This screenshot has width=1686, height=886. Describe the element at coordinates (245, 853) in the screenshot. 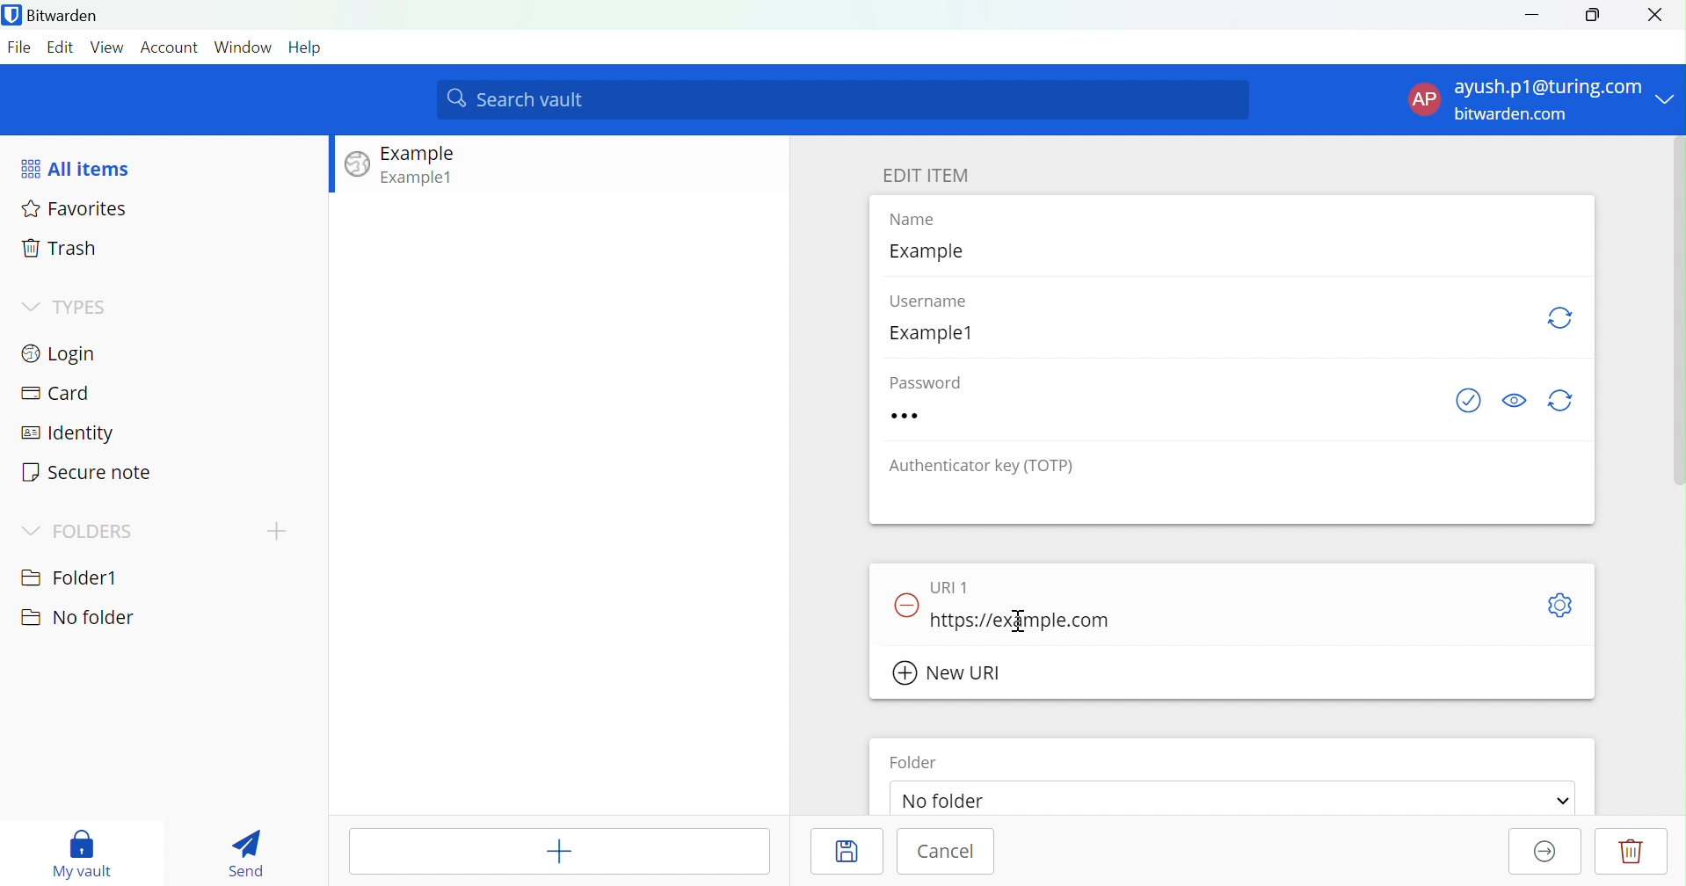

I see `Send` at that location.